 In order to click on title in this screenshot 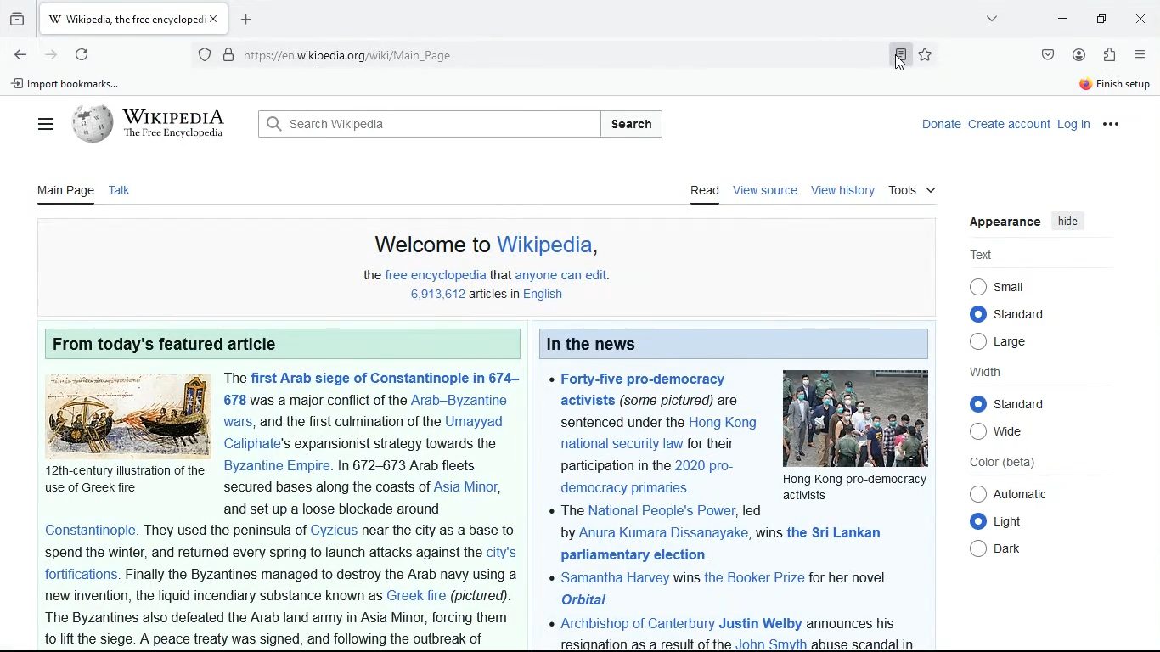, I will do `click(169, 340)`.